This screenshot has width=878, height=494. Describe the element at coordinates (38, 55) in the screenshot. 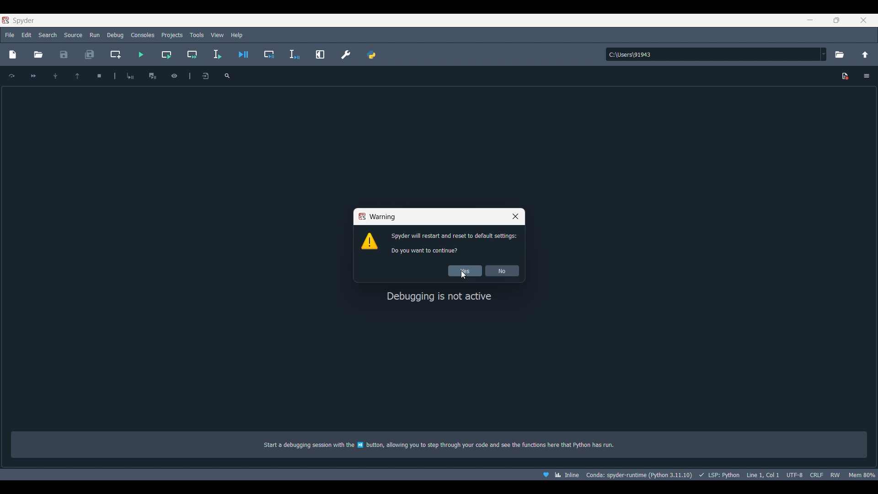

I see `Open` at that location.